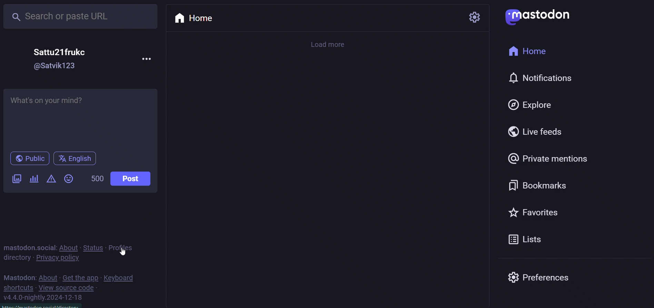 This screenshot has height=308, width=654. I want to click on post, so click(134, 180).